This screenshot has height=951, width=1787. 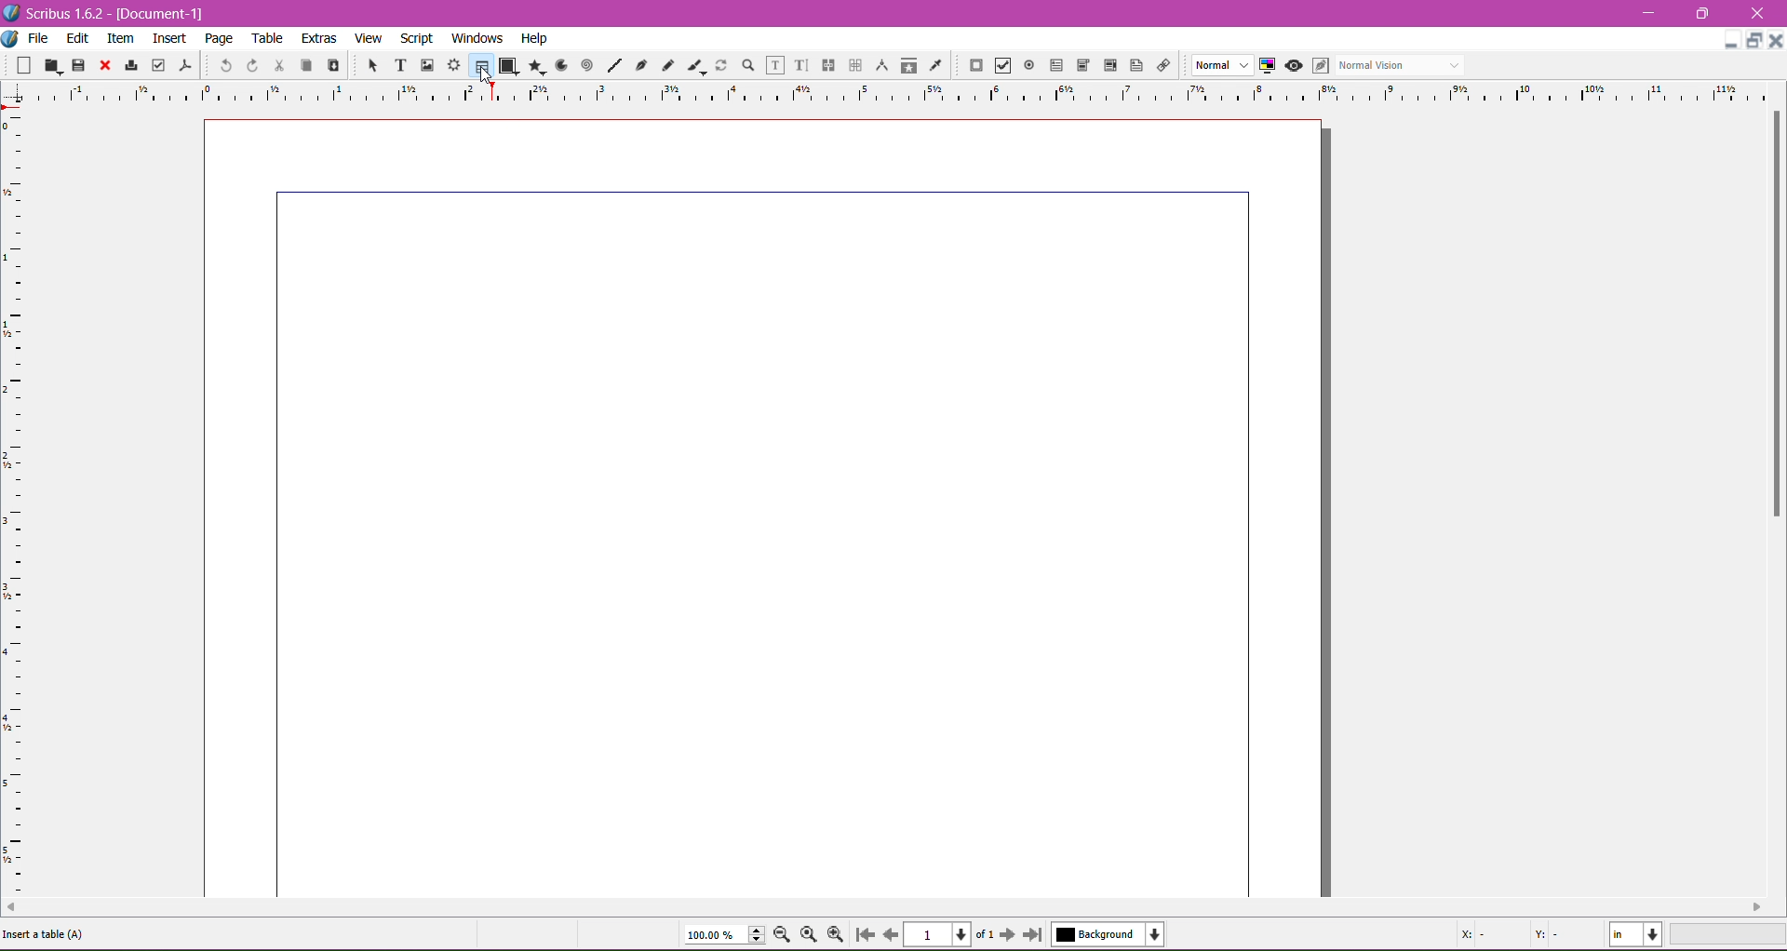 What do you see at coordinates (724, 935) in the screenshot?
I see `100.00 %` at bounding box center [724, 935].